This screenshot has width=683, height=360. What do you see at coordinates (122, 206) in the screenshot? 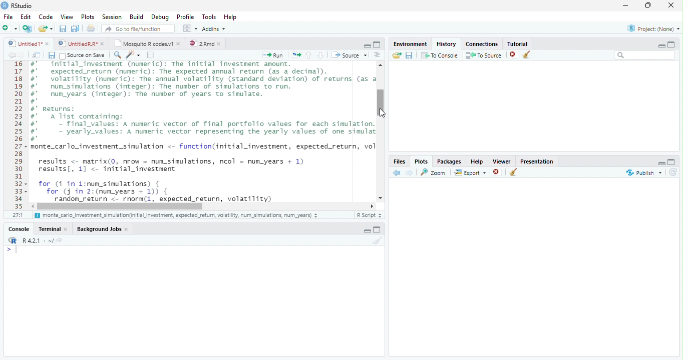
I see `Scroll bar` at bounding box center [122, 206].